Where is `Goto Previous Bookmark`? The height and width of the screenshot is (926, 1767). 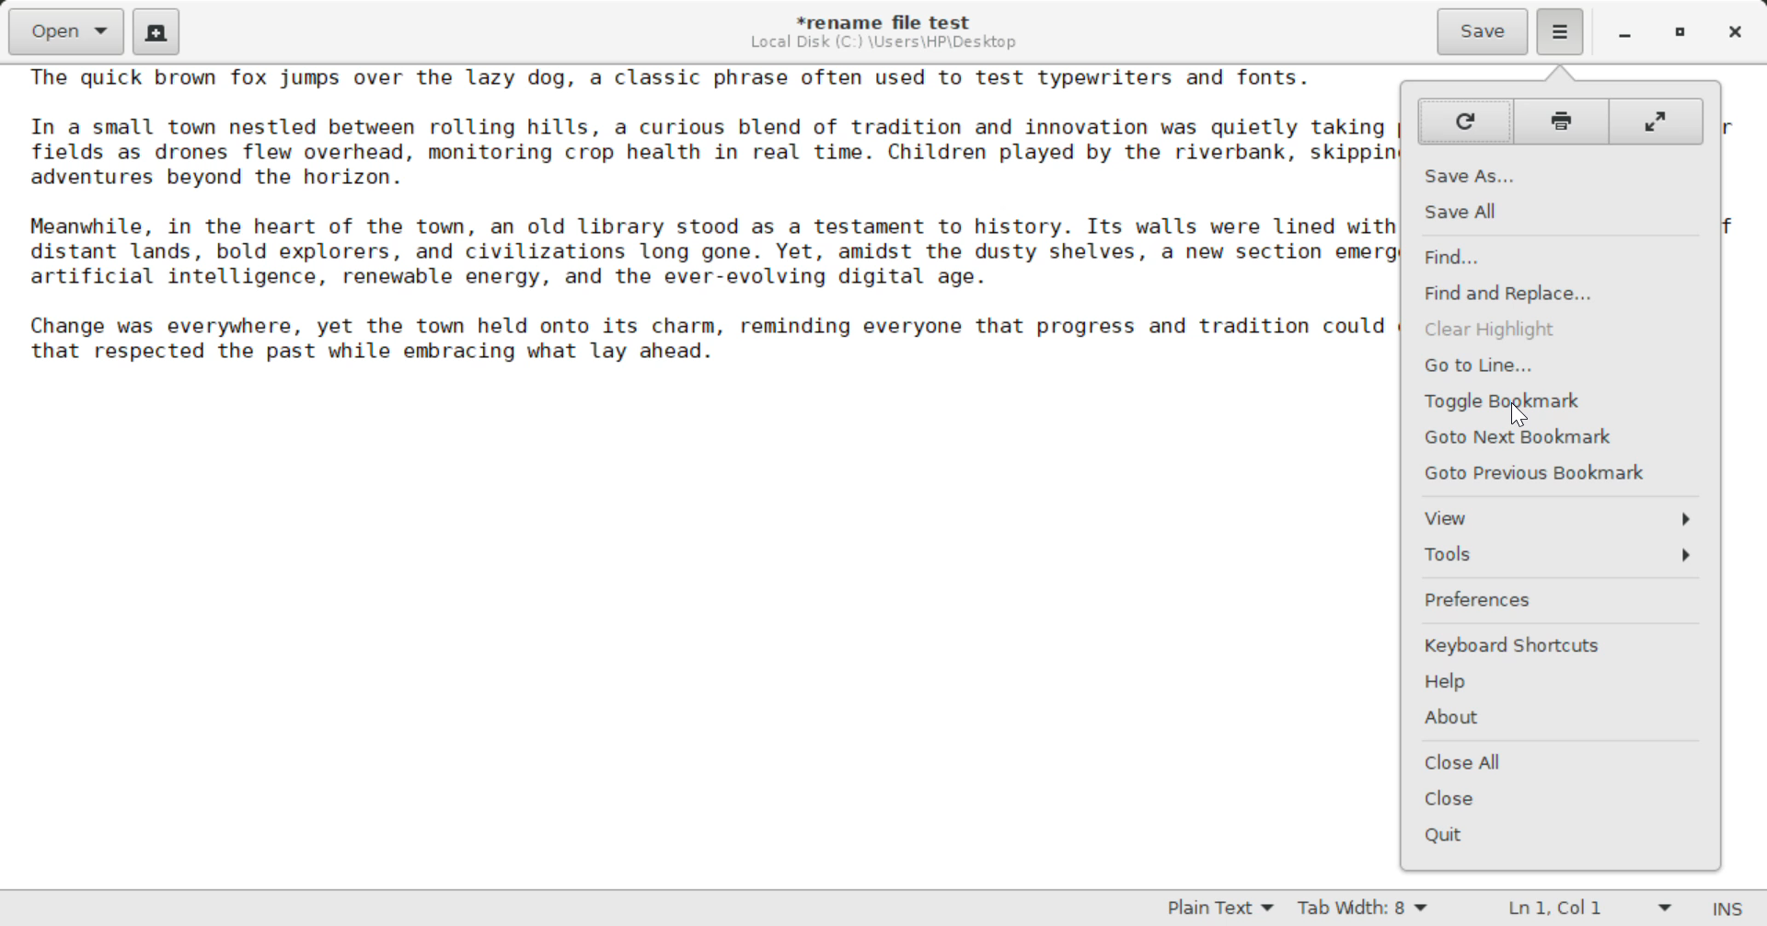 Goto Previous Bookmark is located at coordinates (1563, 472).